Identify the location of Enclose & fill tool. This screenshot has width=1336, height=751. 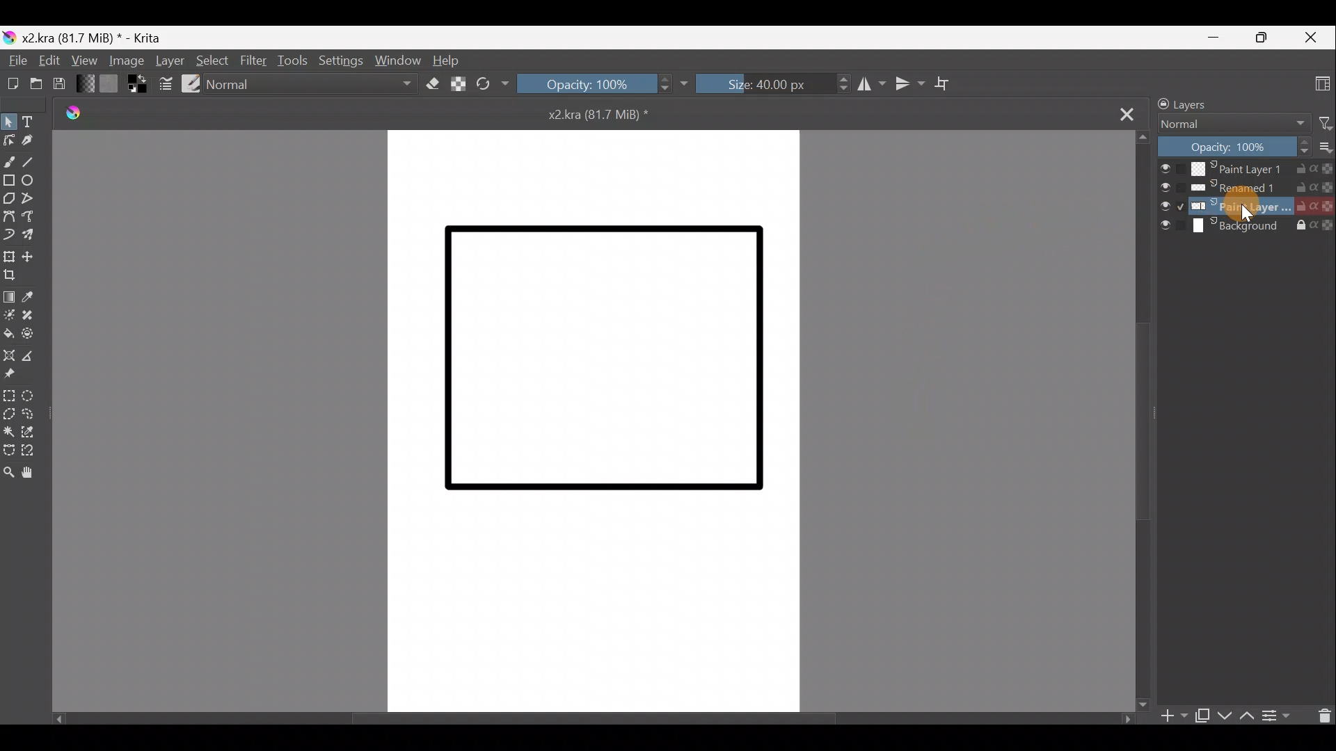
(35, 335).